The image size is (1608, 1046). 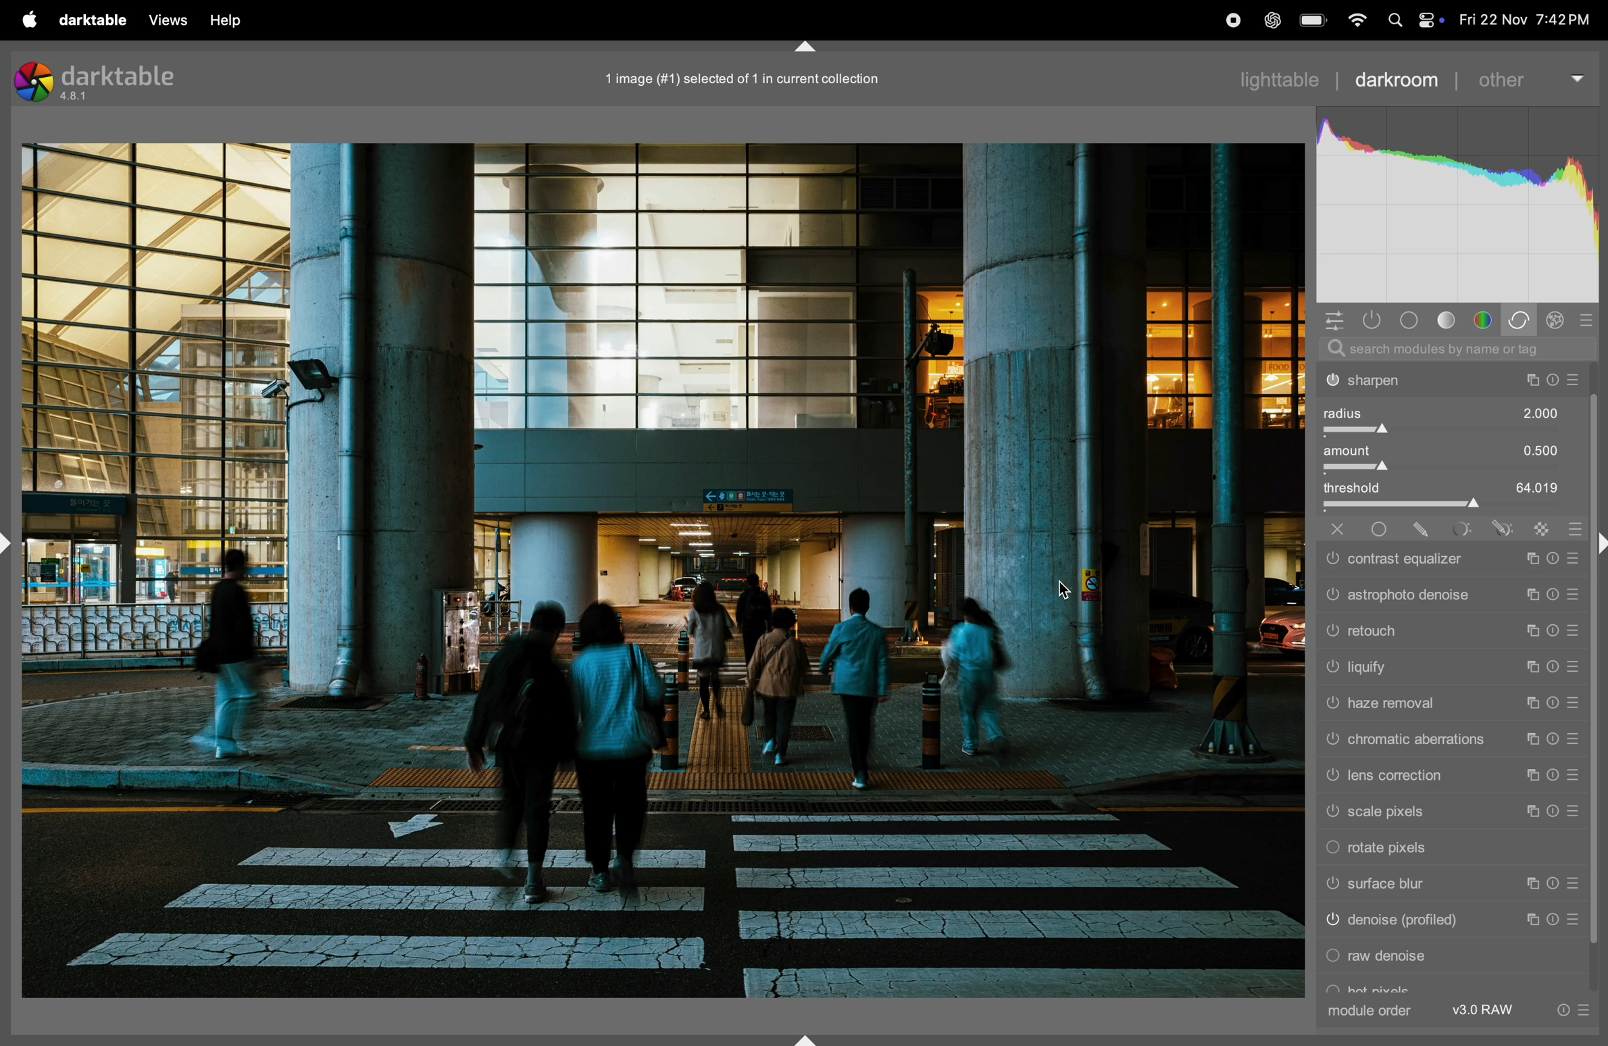 What do you see at coordinates (1453, 493) in the screenshot?
I see `threshold` at bounding box center [1453, 493].